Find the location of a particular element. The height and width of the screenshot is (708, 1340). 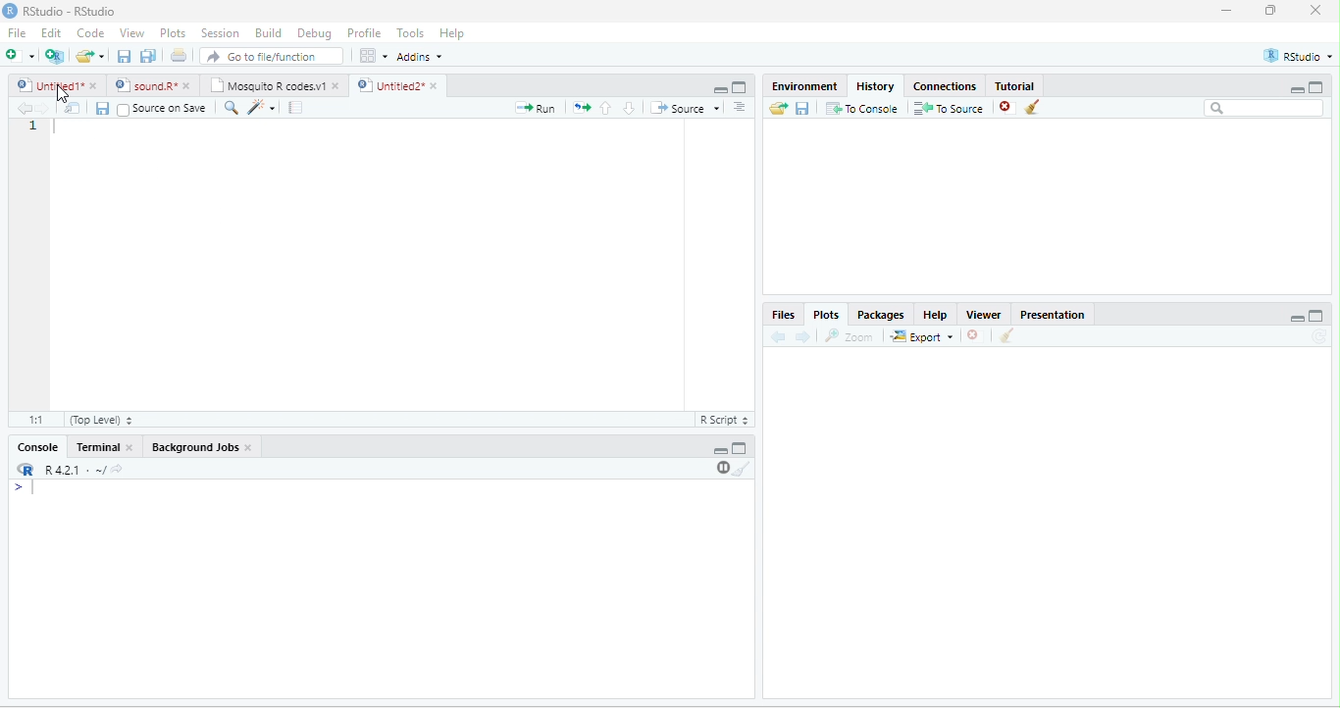

close is located at coordinates (972, 335).